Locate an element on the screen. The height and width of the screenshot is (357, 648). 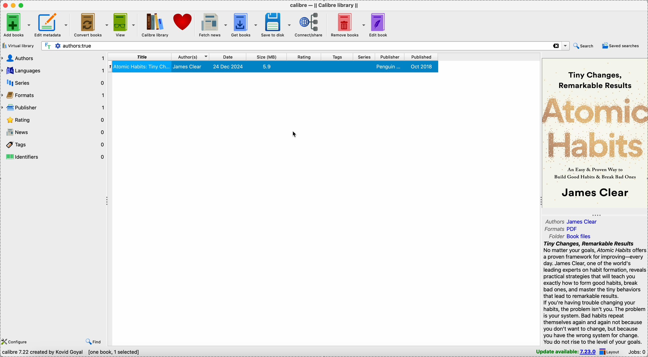
publisher is located at coordinates (390, 57).